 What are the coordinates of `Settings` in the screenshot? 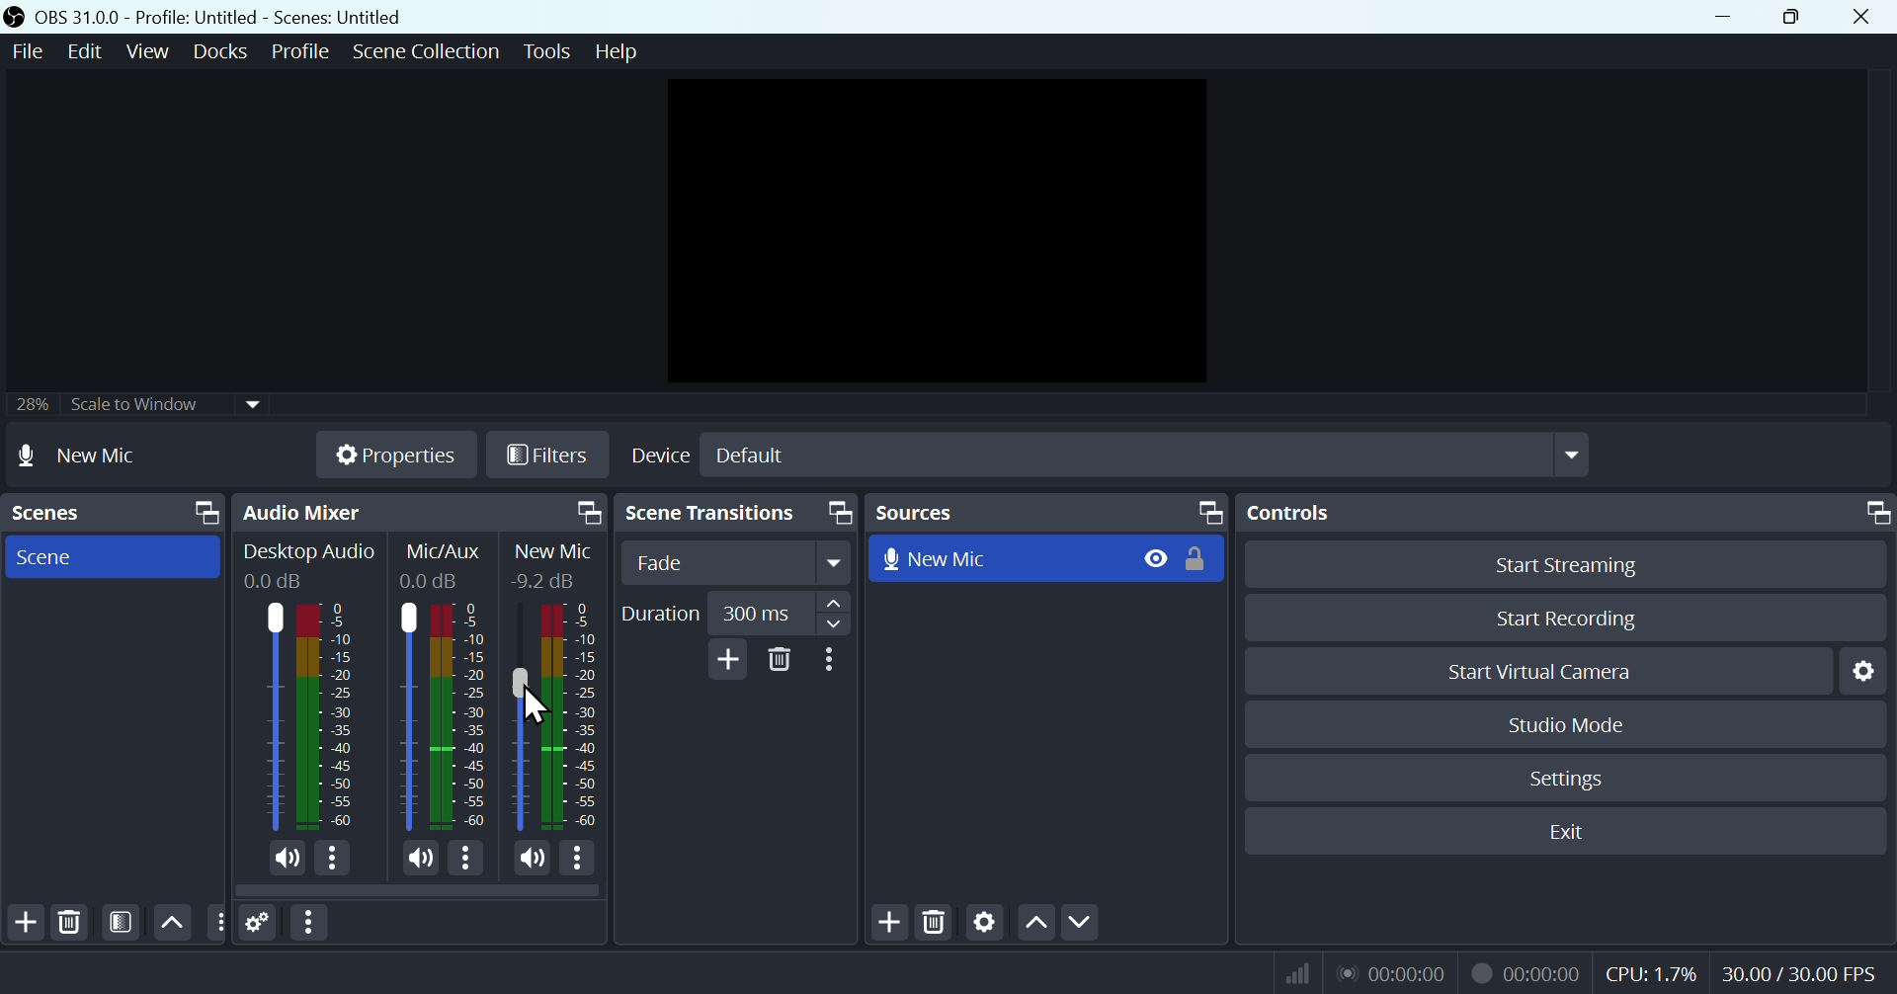 It's located at (1869, 670).